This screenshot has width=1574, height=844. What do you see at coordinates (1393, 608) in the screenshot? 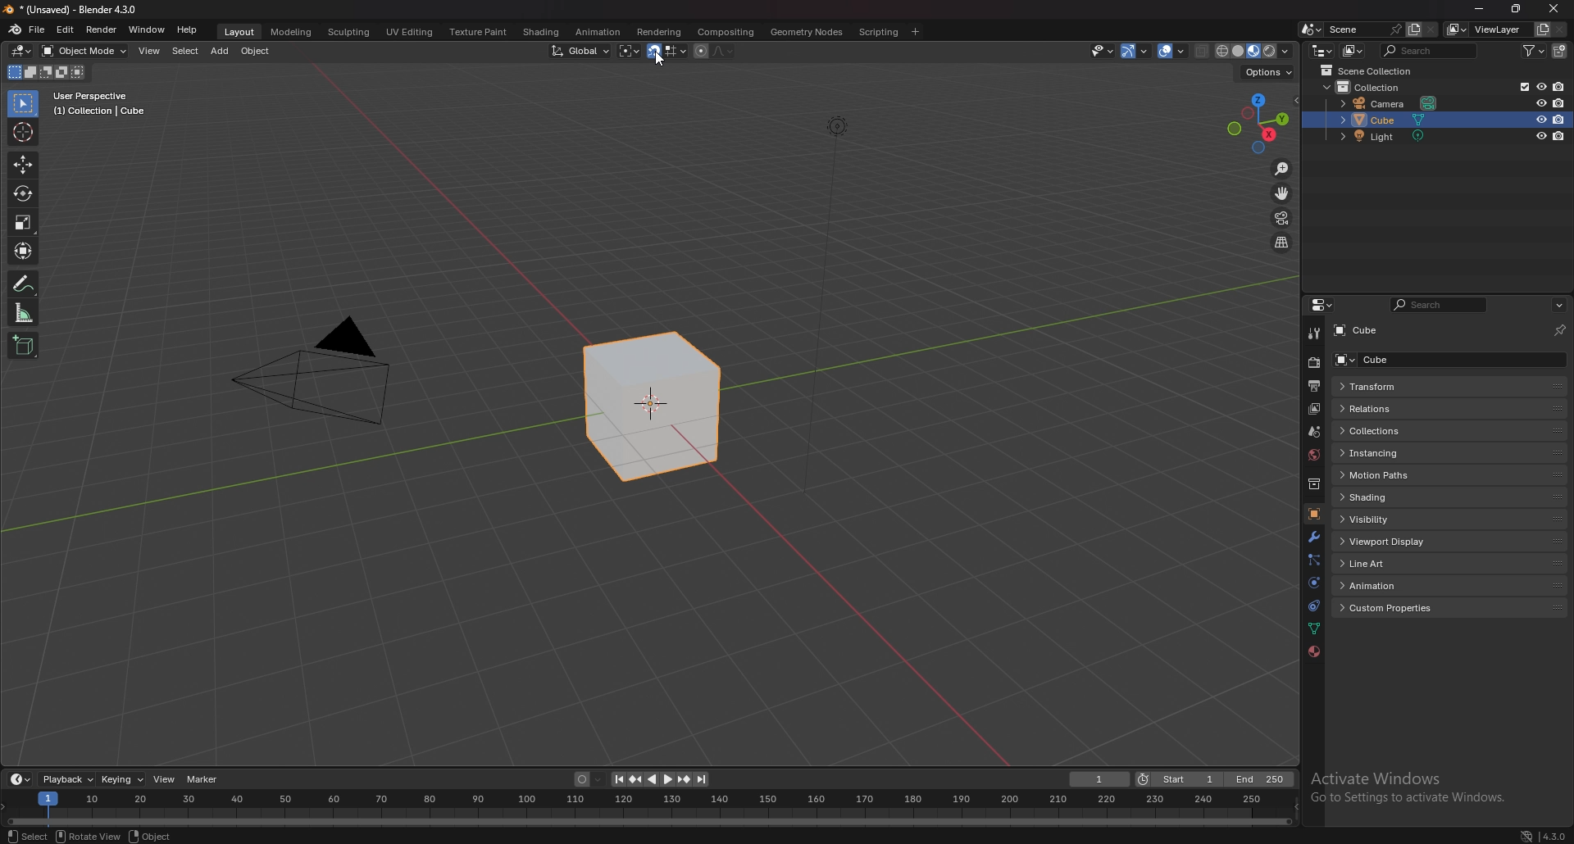
I see `custom properties` at bounding box center [1393, 608].